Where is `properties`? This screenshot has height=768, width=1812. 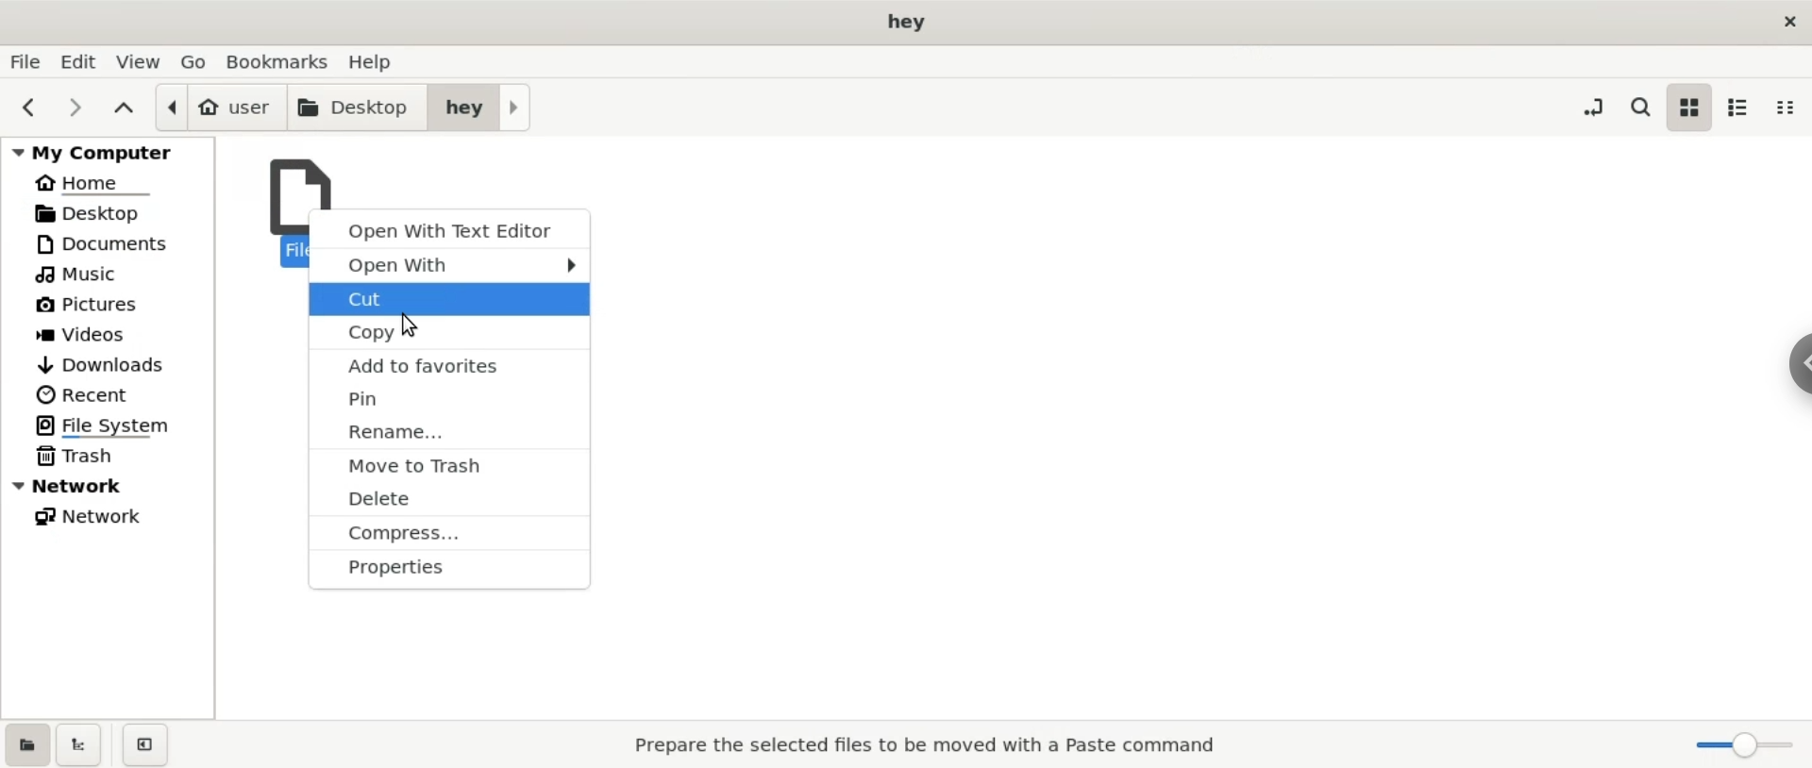 properties is located at coordinates (445, 573).